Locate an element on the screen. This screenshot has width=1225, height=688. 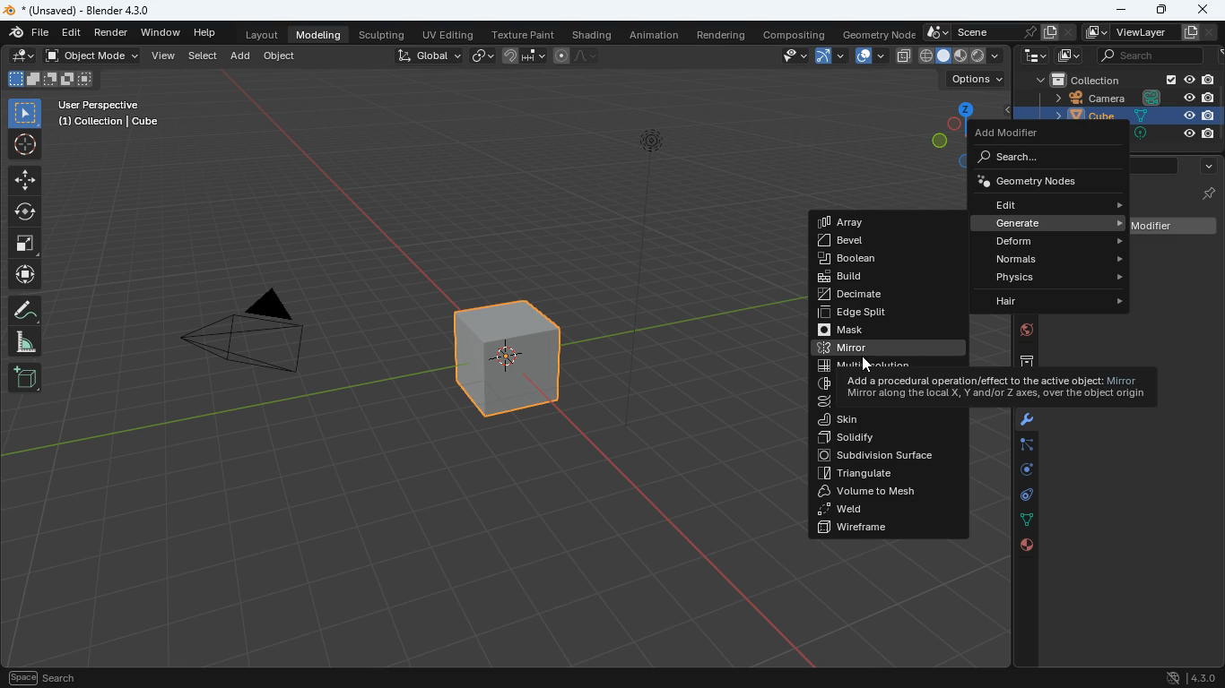
edge is located at coordinates (1018, 448).